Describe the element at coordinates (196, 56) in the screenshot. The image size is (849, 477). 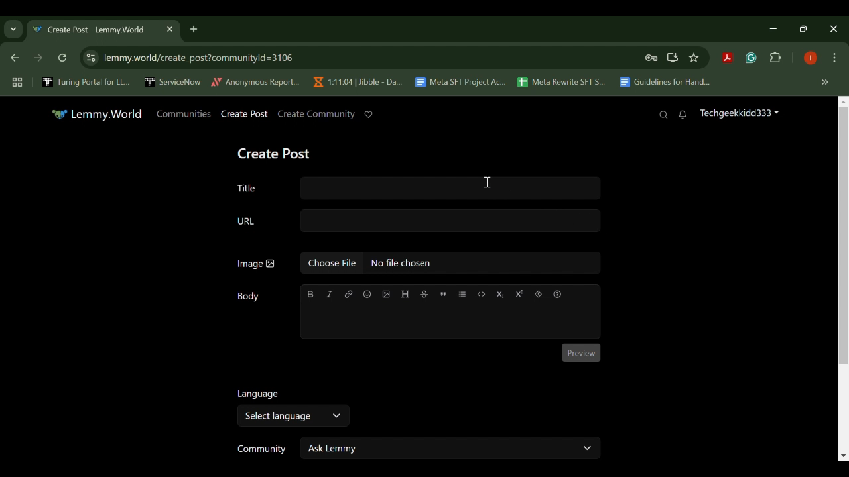
I see `lemmy.world/create_post?communityld=3106` at that location.